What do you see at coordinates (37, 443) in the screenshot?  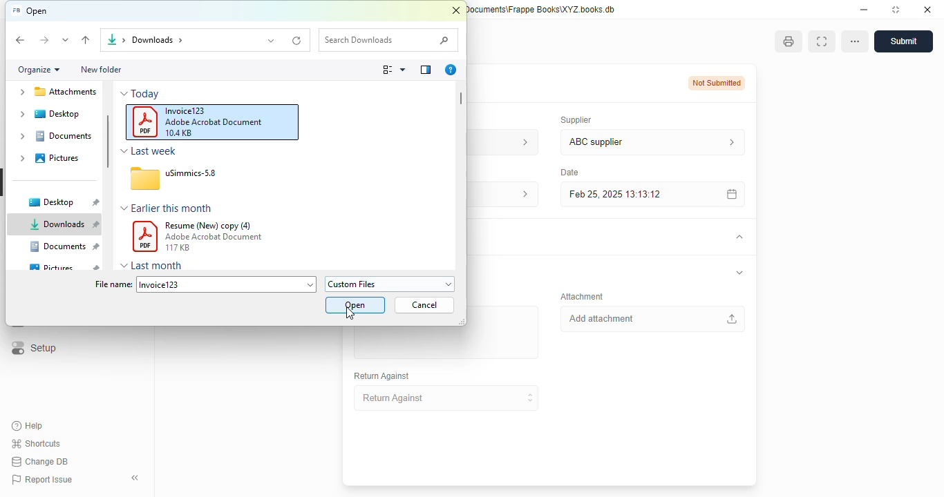 I see `shortcuts` at bounding box center [37, 443].